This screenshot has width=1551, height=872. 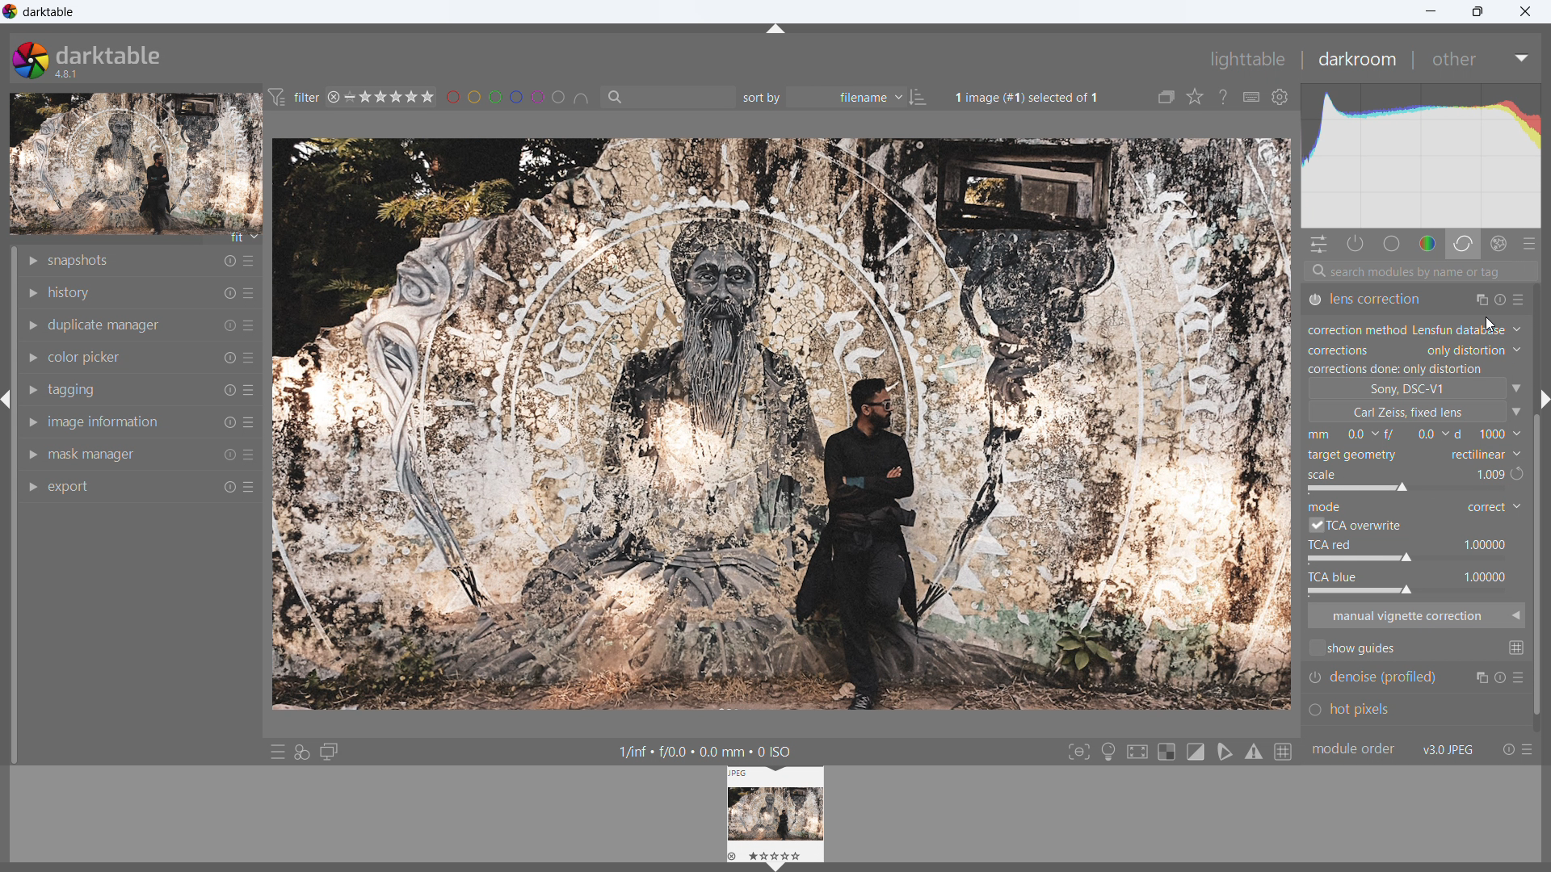 What do you see at coordinates (1487, 325) in the screenshot?
I see `cursor` at bounding box center [1487, 325].